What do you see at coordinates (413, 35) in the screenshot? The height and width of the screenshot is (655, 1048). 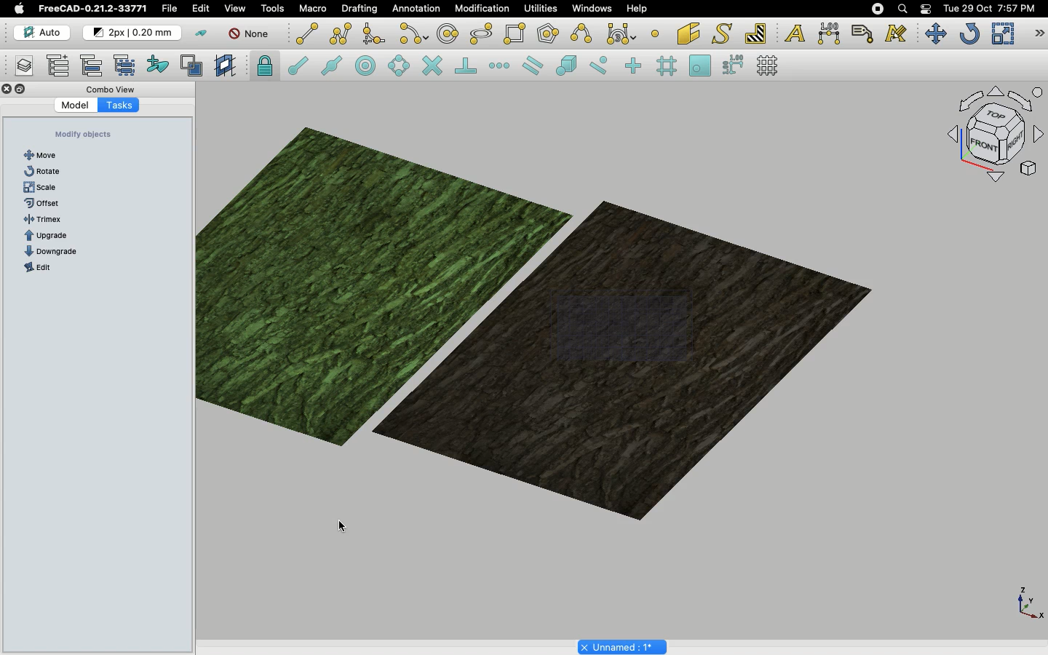 I see `Arc tools` at bounding box center [413, 35].